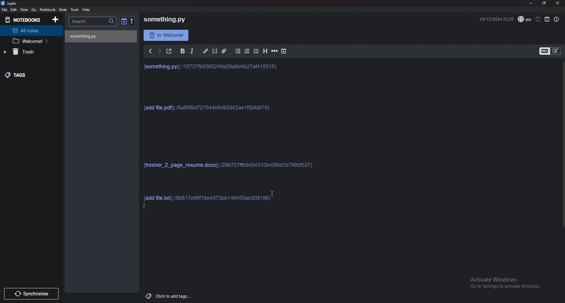 The image size is (565, 303). Describe the element at coordinates (166, 295) in the screenshot. I see `<{D CcClickto add tags...` at that location.